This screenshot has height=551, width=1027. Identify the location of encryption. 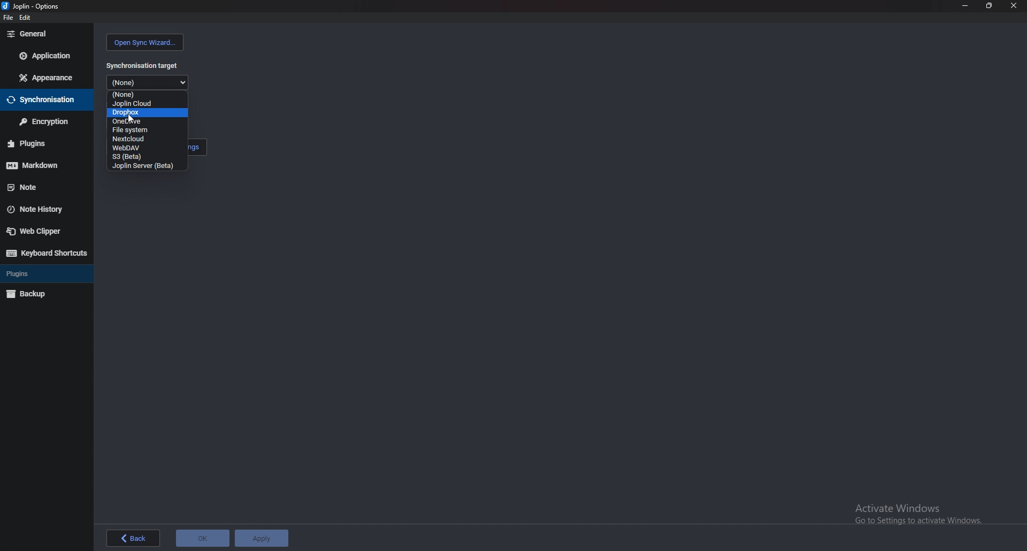
(47, 121).